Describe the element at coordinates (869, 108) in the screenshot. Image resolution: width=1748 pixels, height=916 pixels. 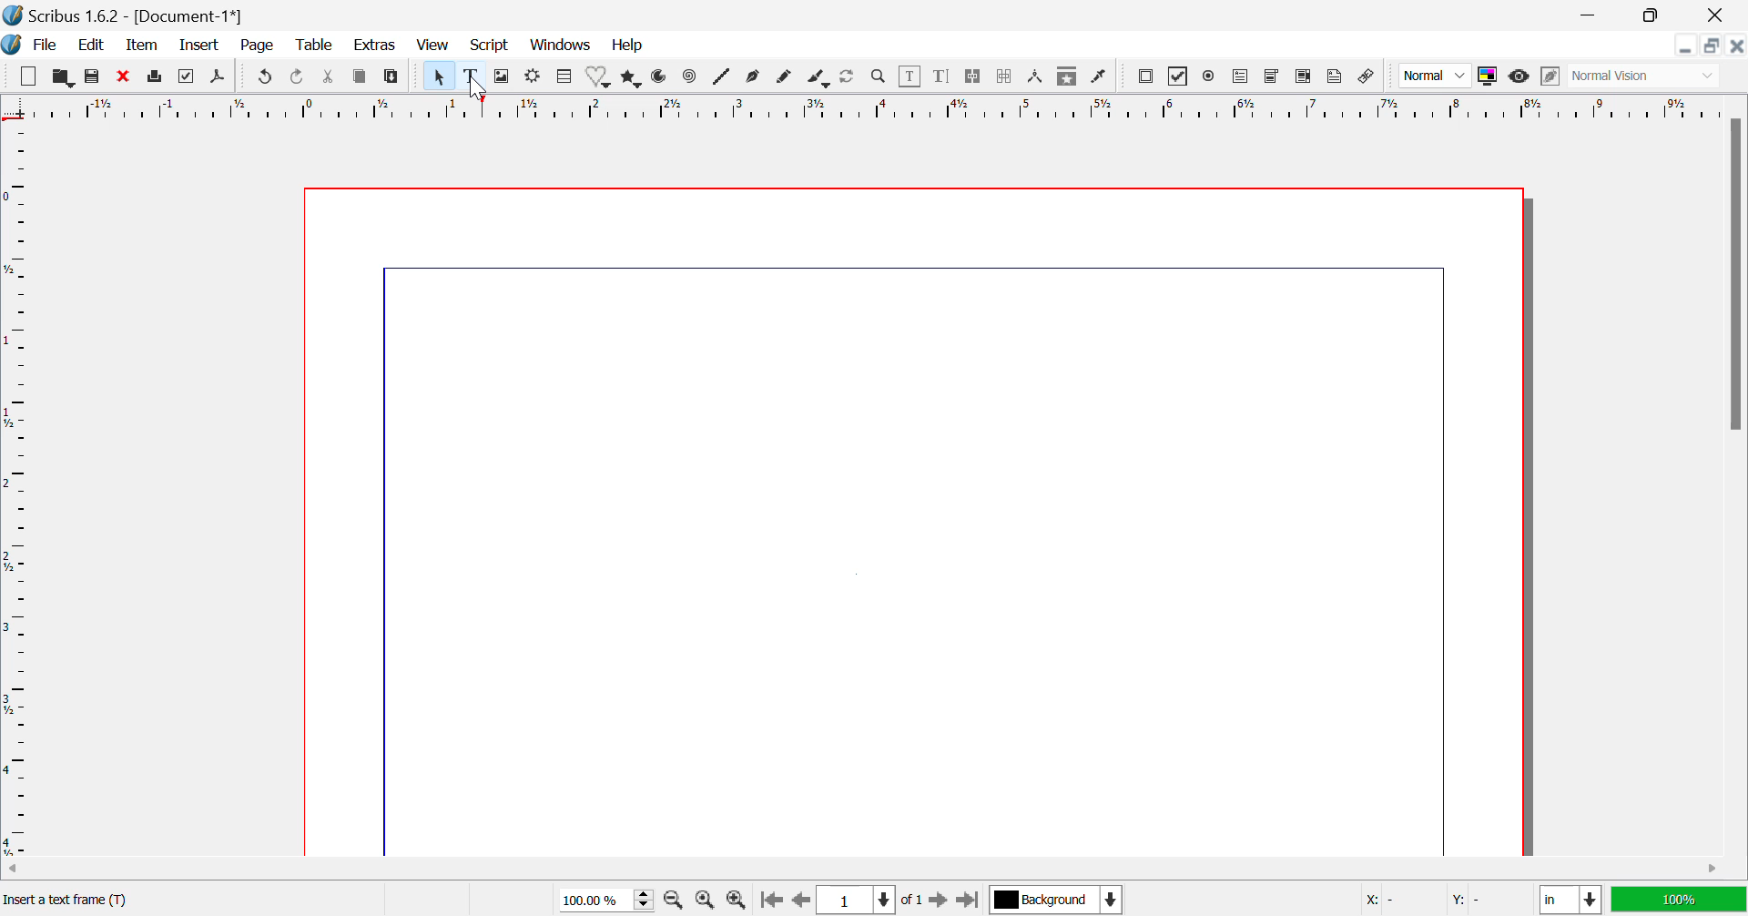
I see `Vertical Page Margins` at that location.